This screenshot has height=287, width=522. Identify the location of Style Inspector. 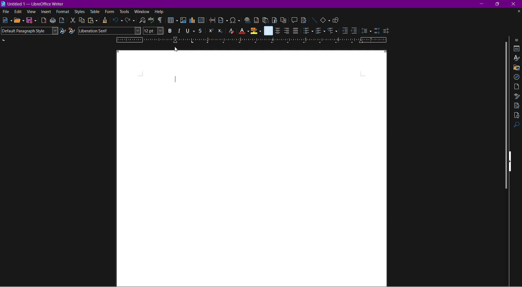
(516, 96).